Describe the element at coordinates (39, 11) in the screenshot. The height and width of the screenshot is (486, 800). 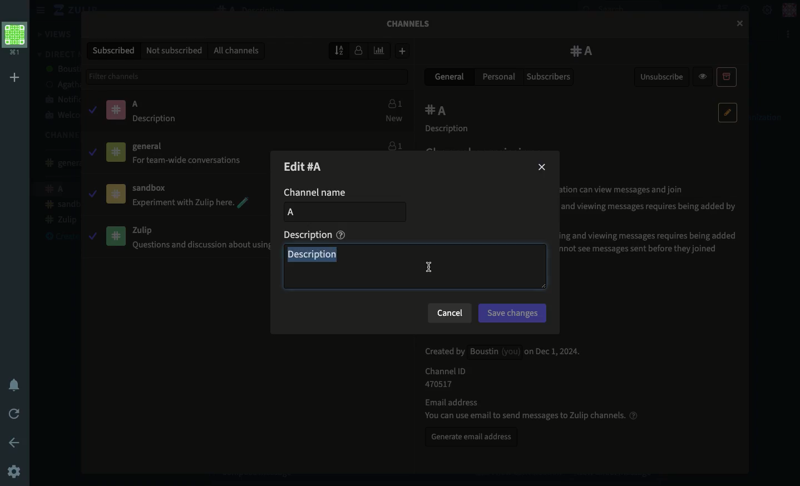
I see `Hide menu` at that location.